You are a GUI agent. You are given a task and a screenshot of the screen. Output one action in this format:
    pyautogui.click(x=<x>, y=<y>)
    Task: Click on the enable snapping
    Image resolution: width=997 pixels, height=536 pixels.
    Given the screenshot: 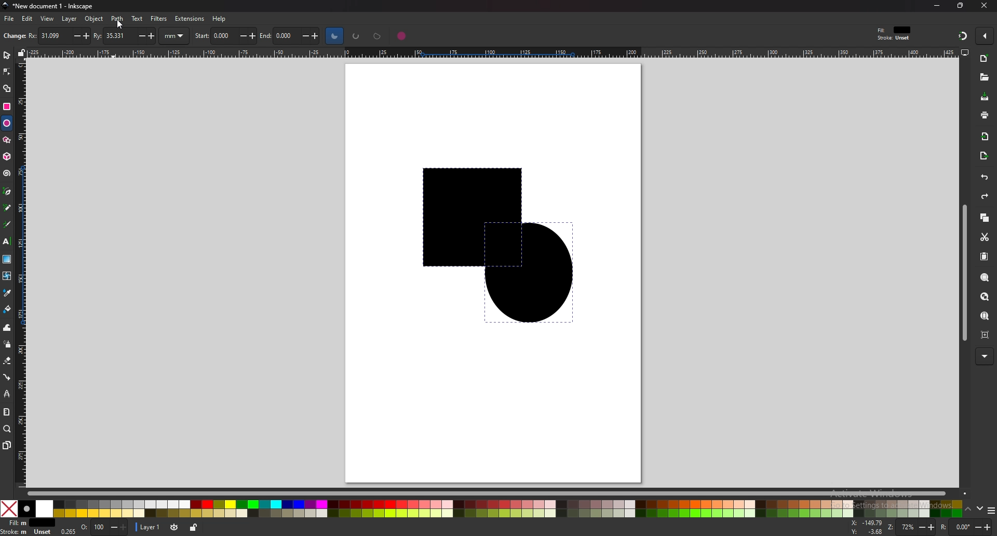 What is the action you would take?
    pyautogui.click(x=986, y=36)
    